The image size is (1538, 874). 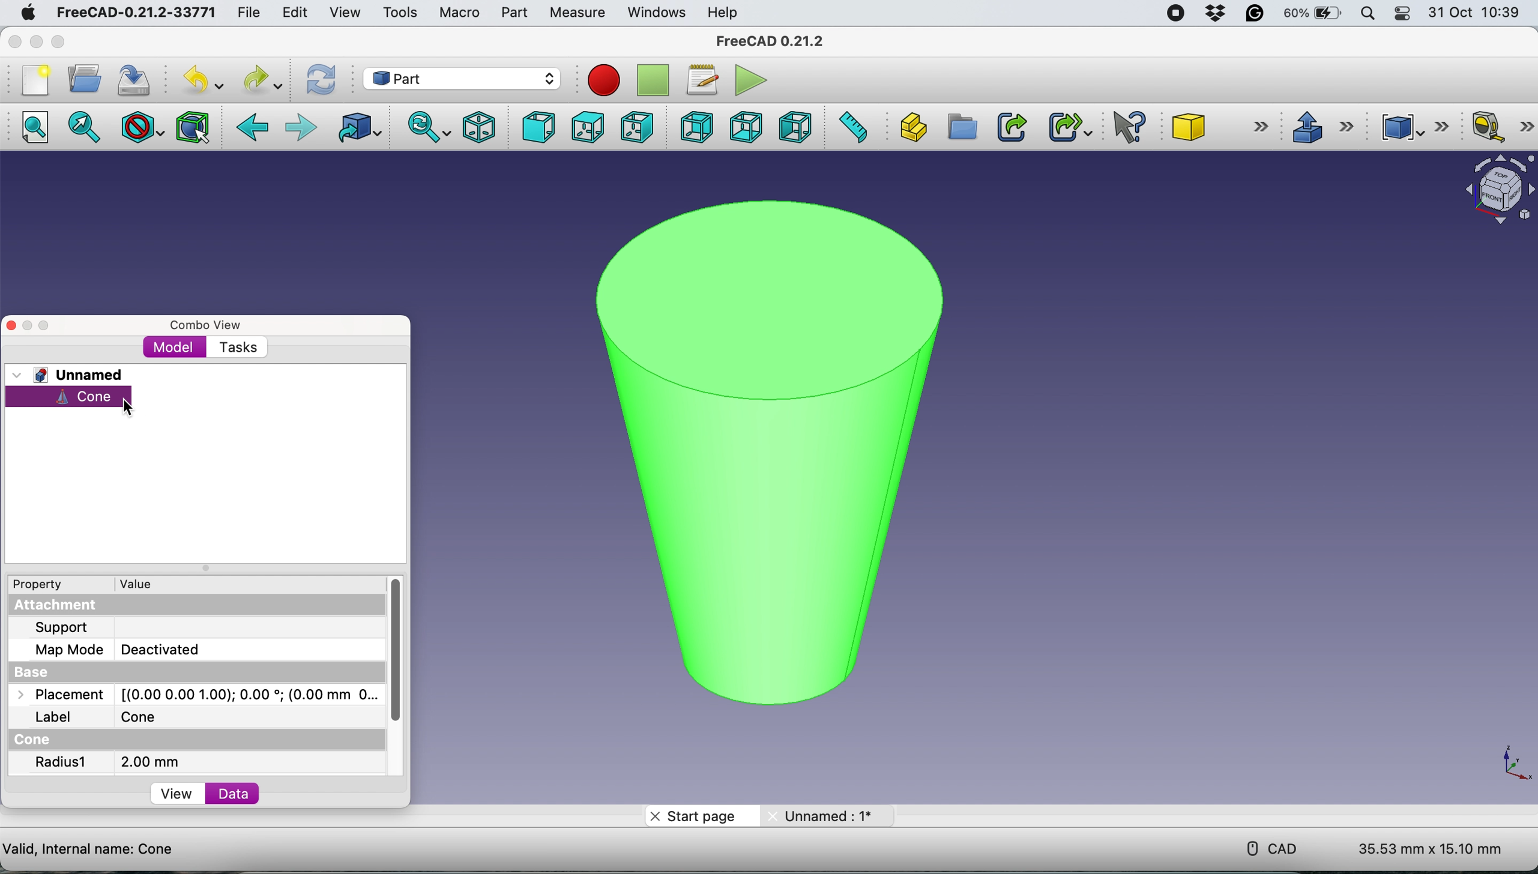 I want to click on right, so click(x=636, y=126).